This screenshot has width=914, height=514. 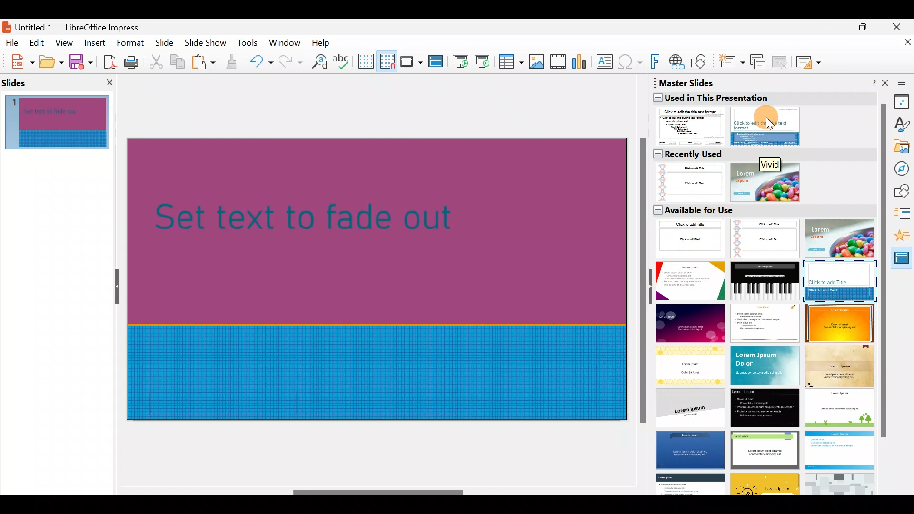 I want to click on scroll bar, so click(x=882, y=271).